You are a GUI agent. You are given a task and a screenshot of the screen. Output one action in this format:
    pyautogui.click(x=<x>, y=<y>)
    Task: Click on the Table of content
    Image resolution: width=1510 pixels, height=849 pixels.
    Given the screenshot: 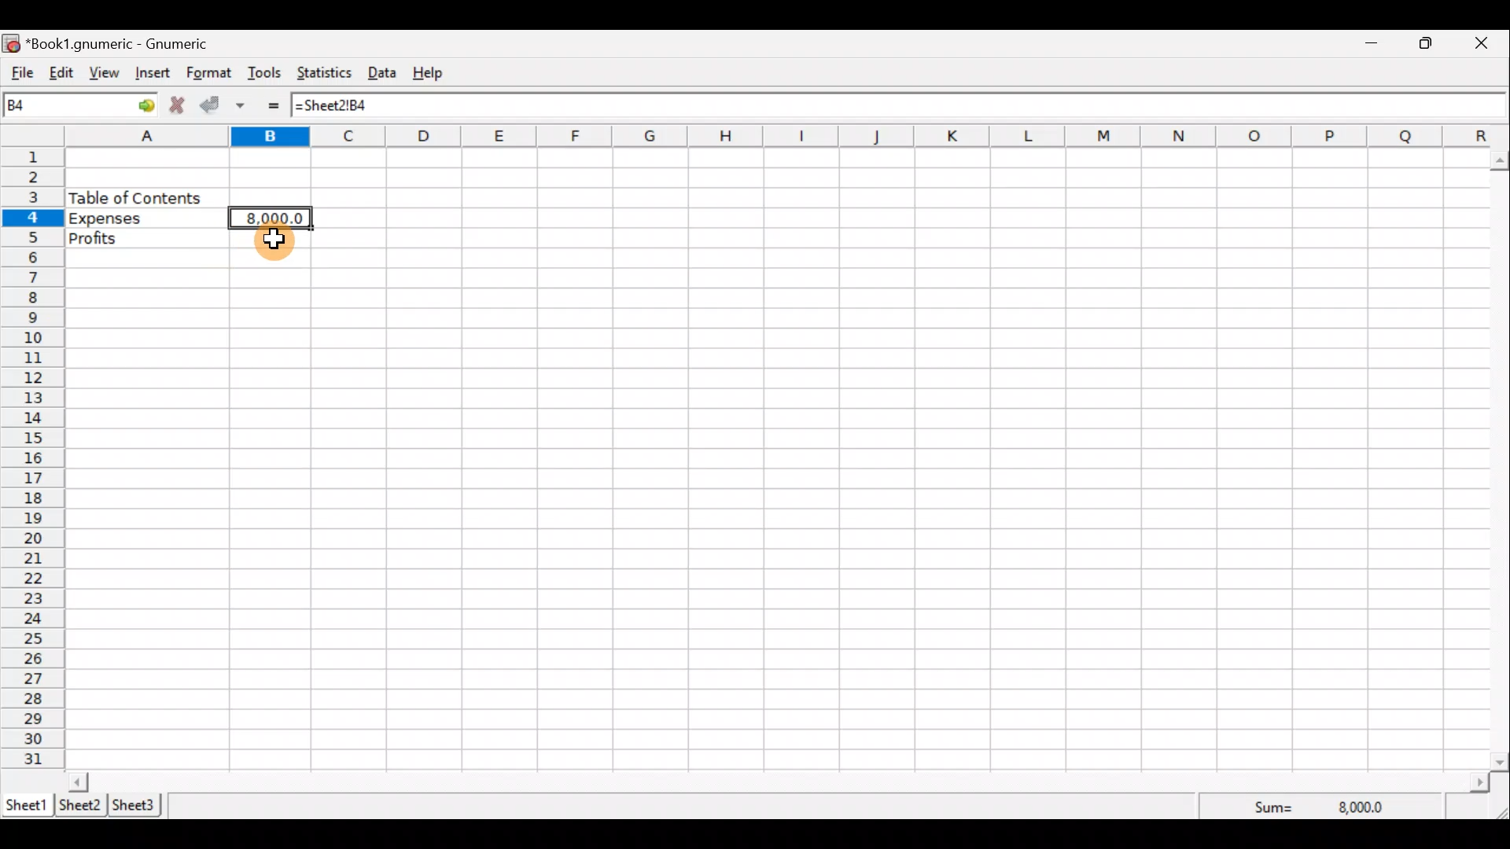 What is the action you would take?
    pyautogui.click(x=135, y=197)
    